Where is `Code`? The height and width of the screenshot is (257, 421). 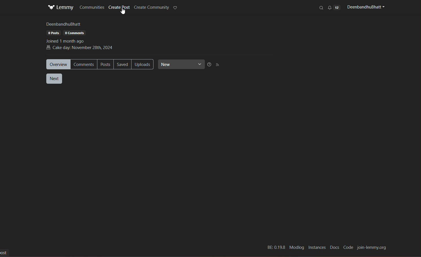 Code is located at coordinates (348, 248).